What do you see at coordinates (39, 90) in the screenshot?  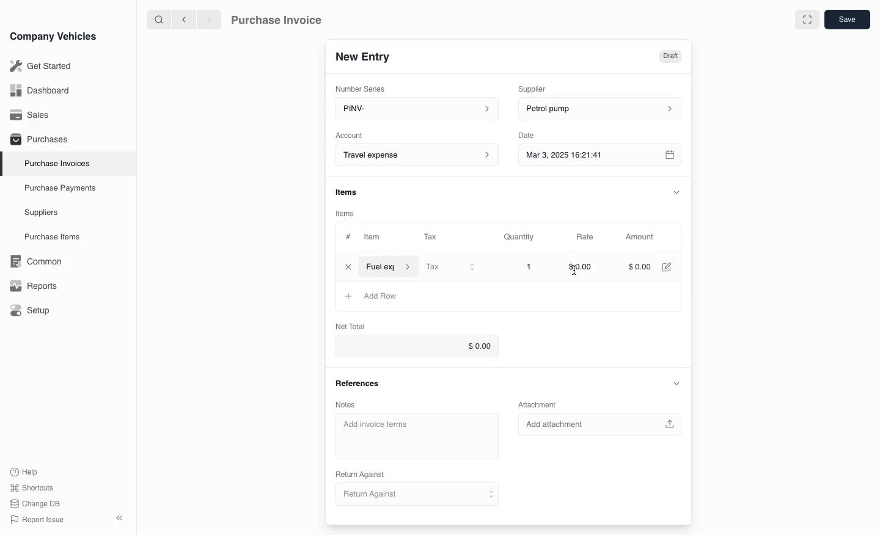 I see `Dashboard` at bounding box center [39, 90].